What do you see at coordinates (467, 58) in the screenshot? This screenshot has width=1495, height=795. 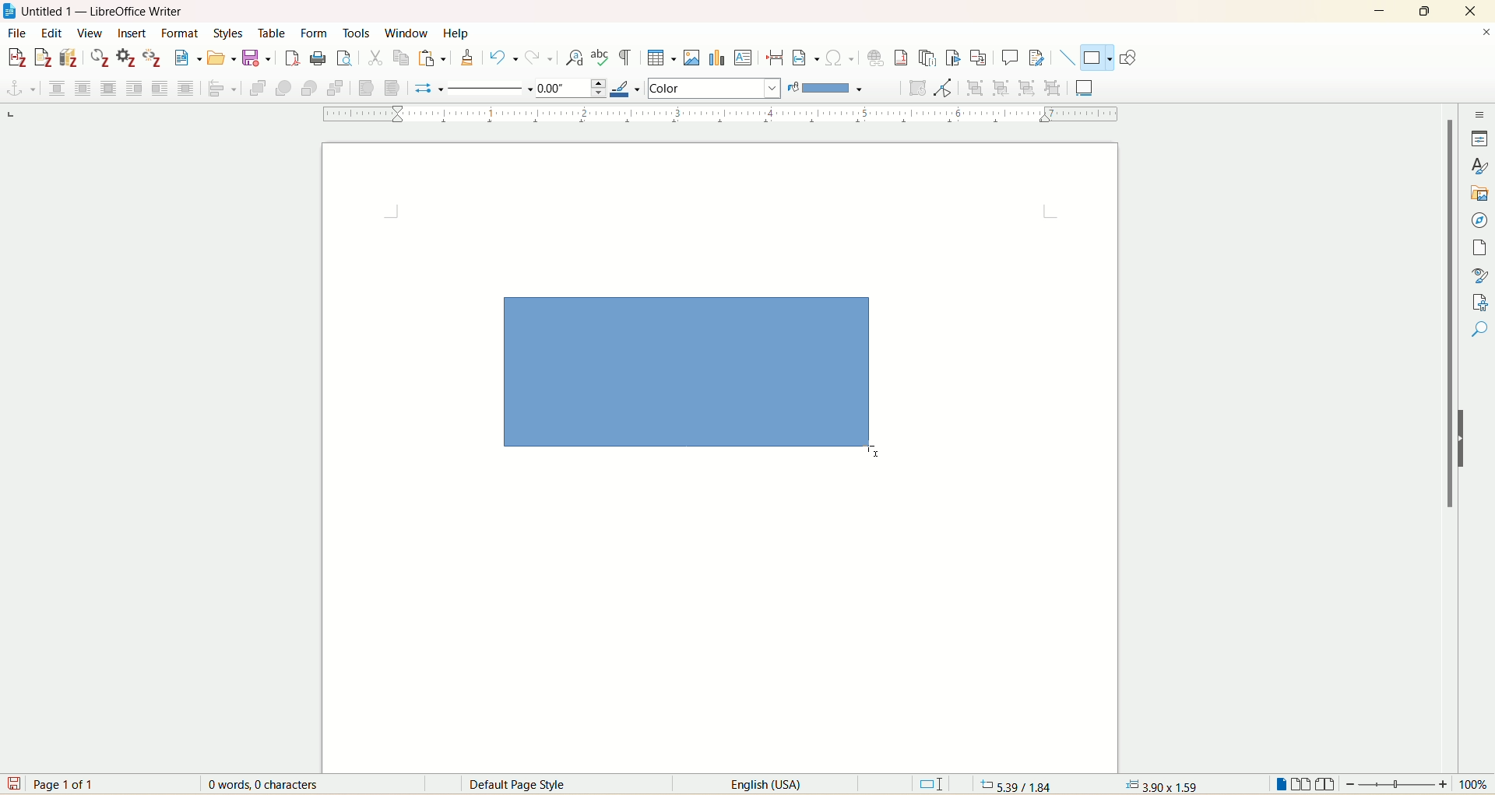 I see `clone formatting` at bounding box center [467, 58].